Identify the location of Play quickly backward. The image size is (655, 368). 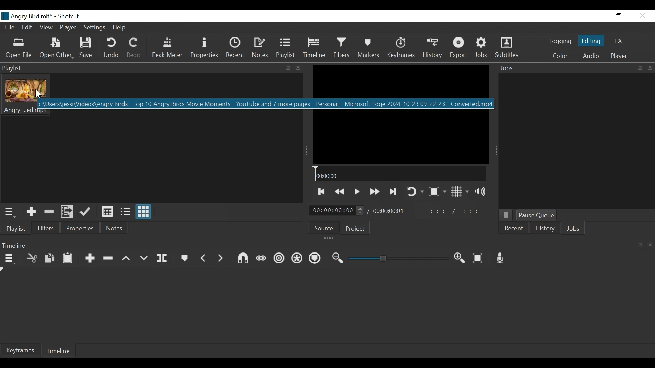
(339, 192).